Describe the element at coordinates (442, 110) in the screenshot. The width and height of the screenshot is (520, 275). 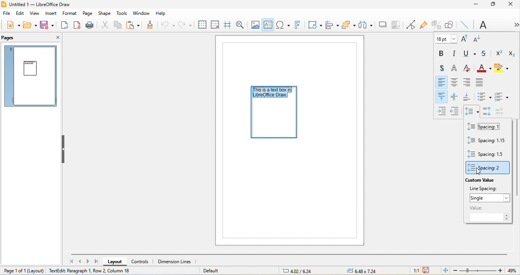
I see `increase indent ` at that location.